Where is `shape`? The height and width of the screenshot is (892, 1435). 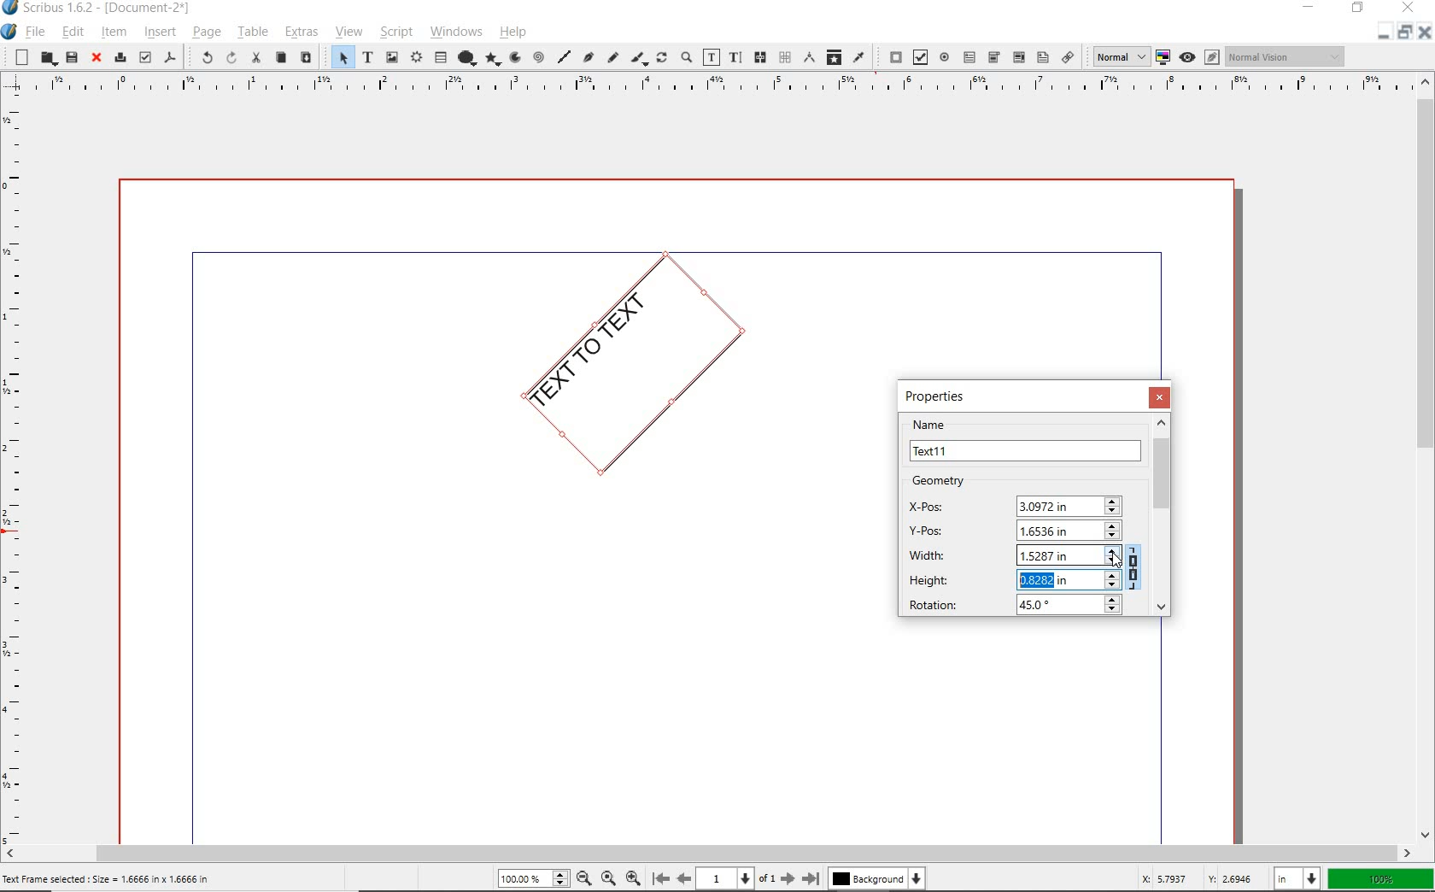
shape is located at coordinates (466, 56).